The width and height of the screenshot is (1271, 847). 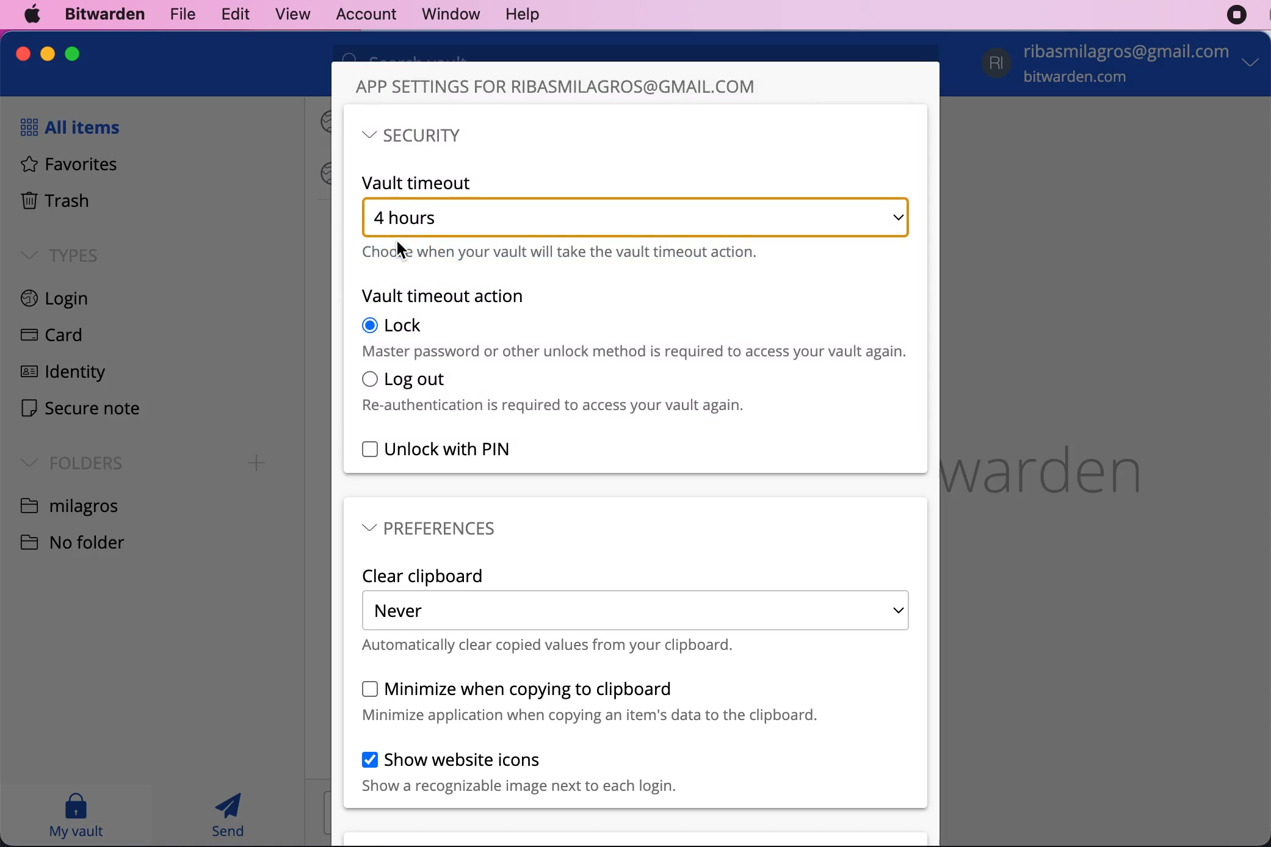 I want to click on maximize, so click(x=72, y=53).